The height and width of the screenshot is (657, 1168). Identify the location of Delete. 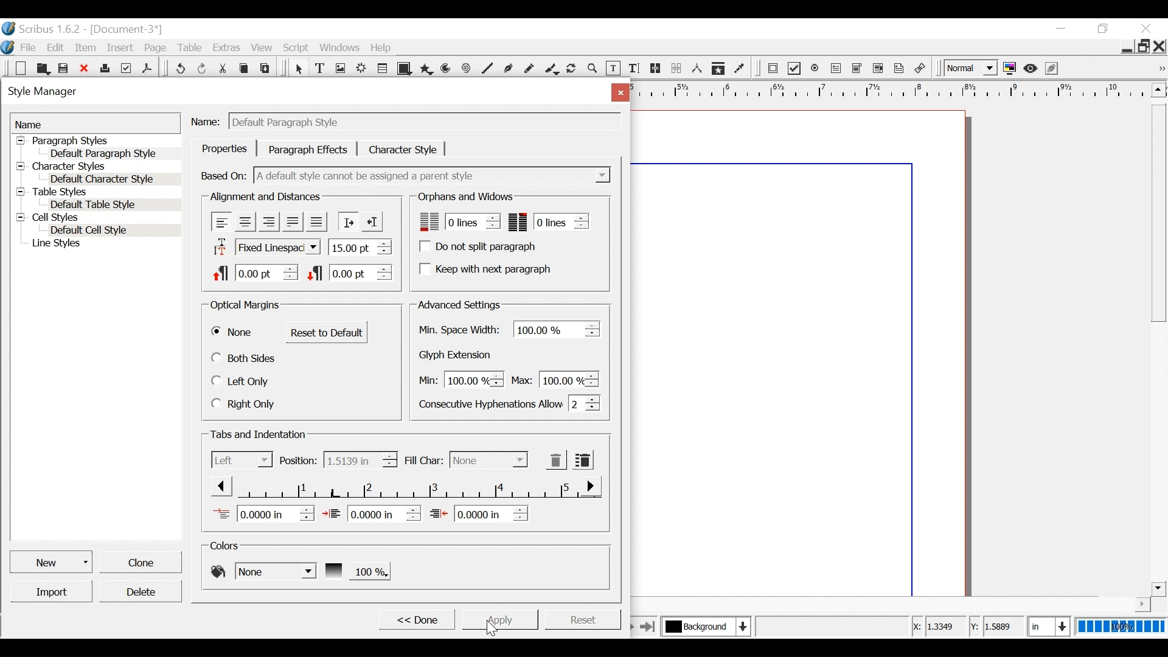
(140, 591).